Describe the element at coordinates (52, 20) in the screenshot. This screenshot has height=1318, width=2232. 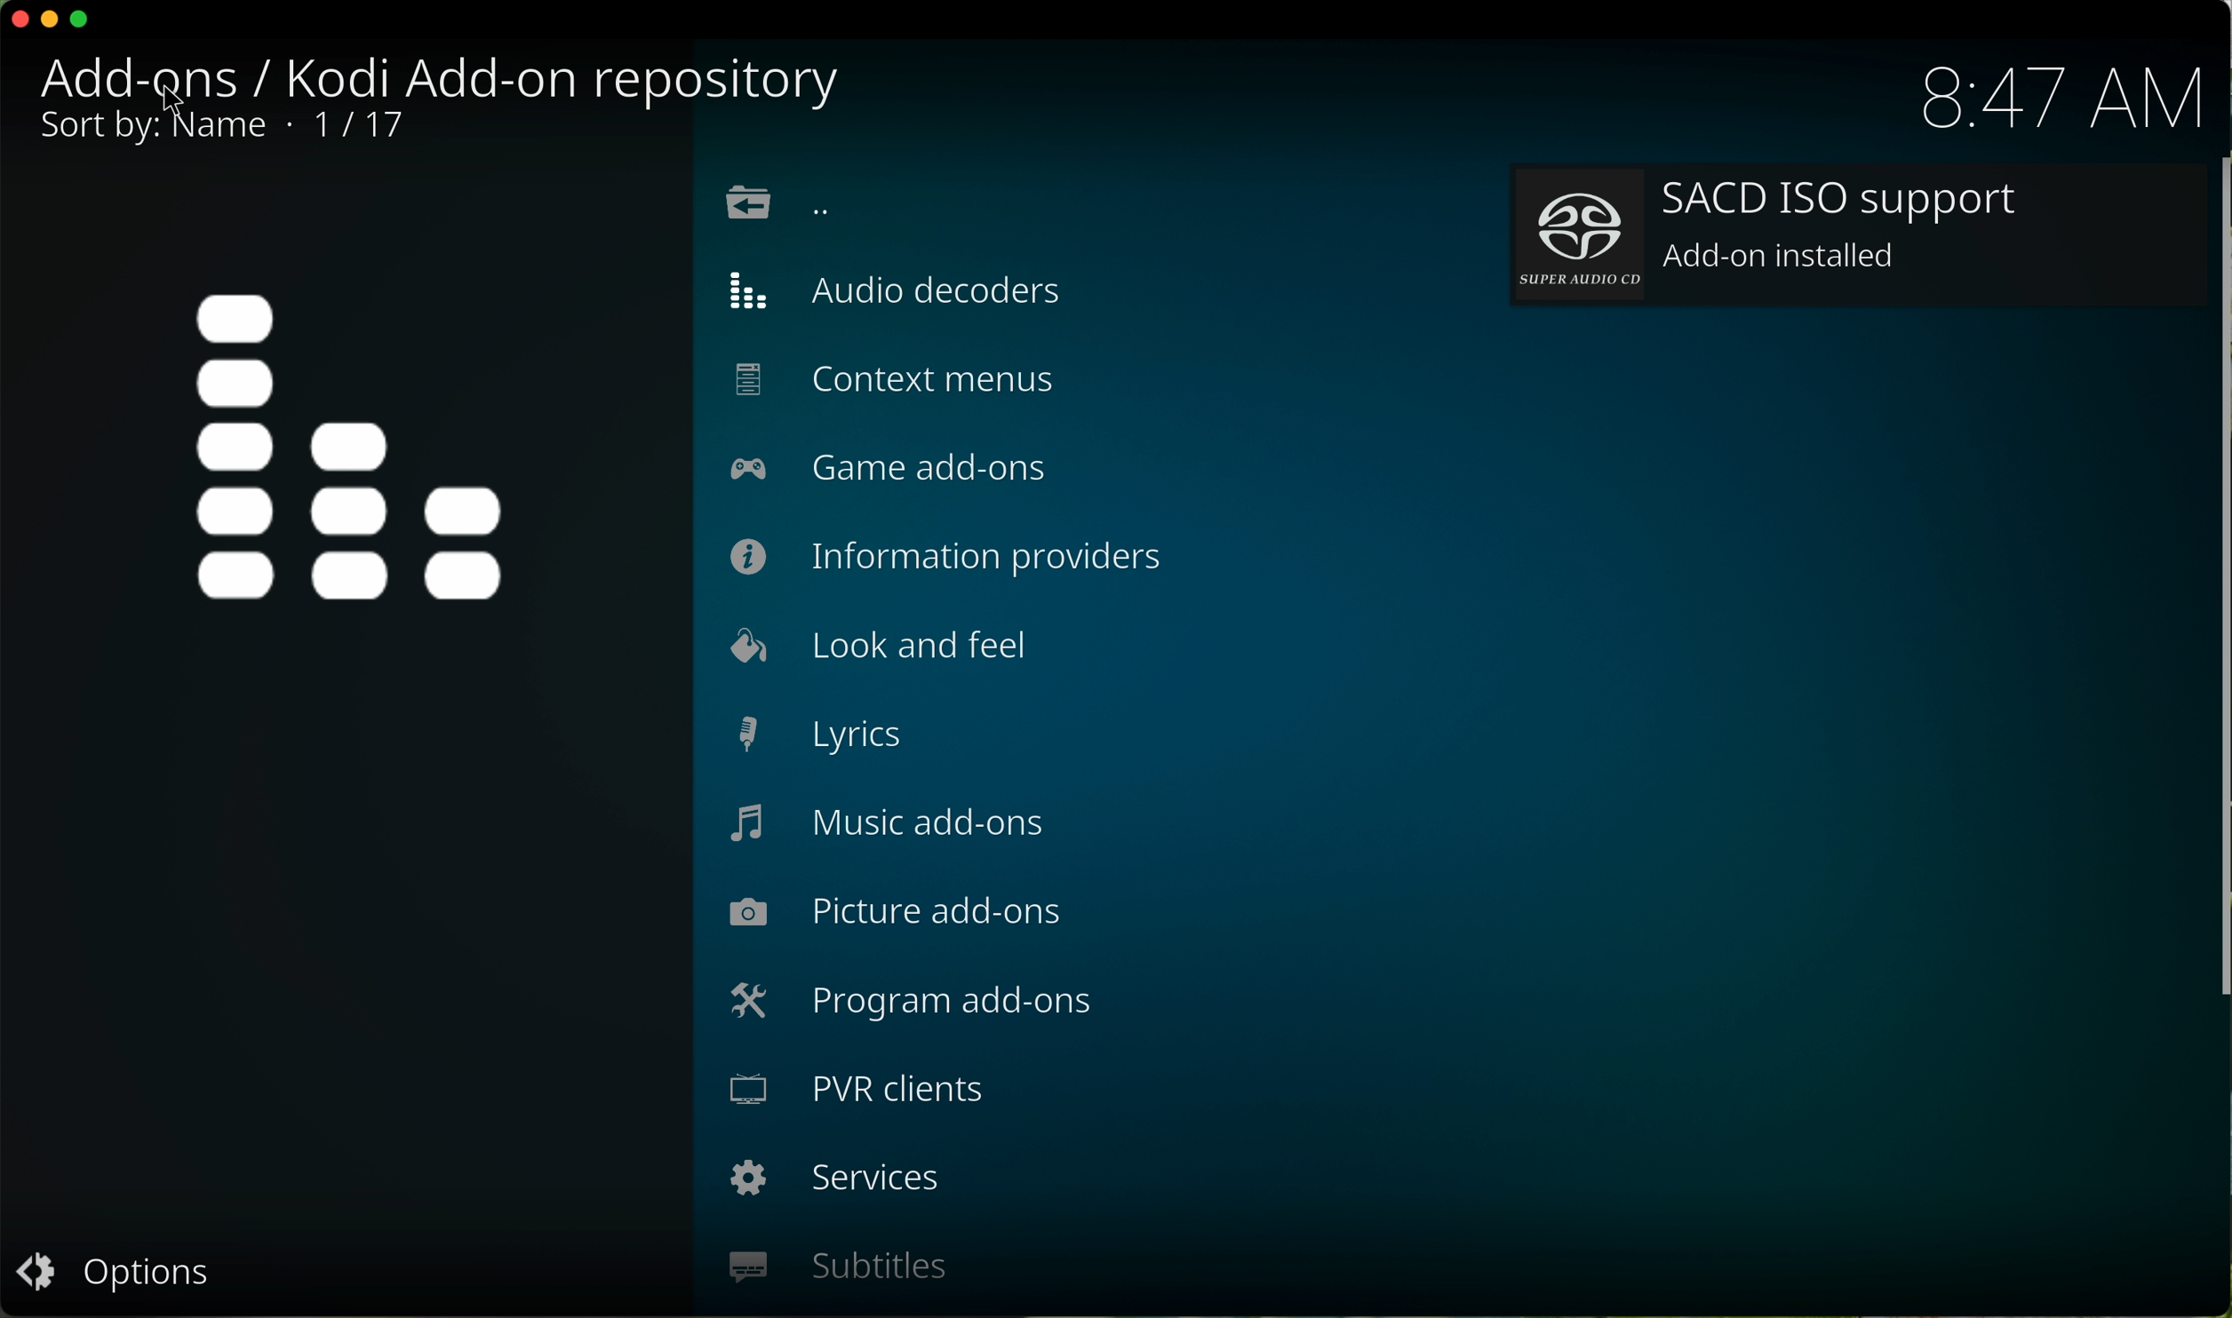
I see `minimize program` at that location.